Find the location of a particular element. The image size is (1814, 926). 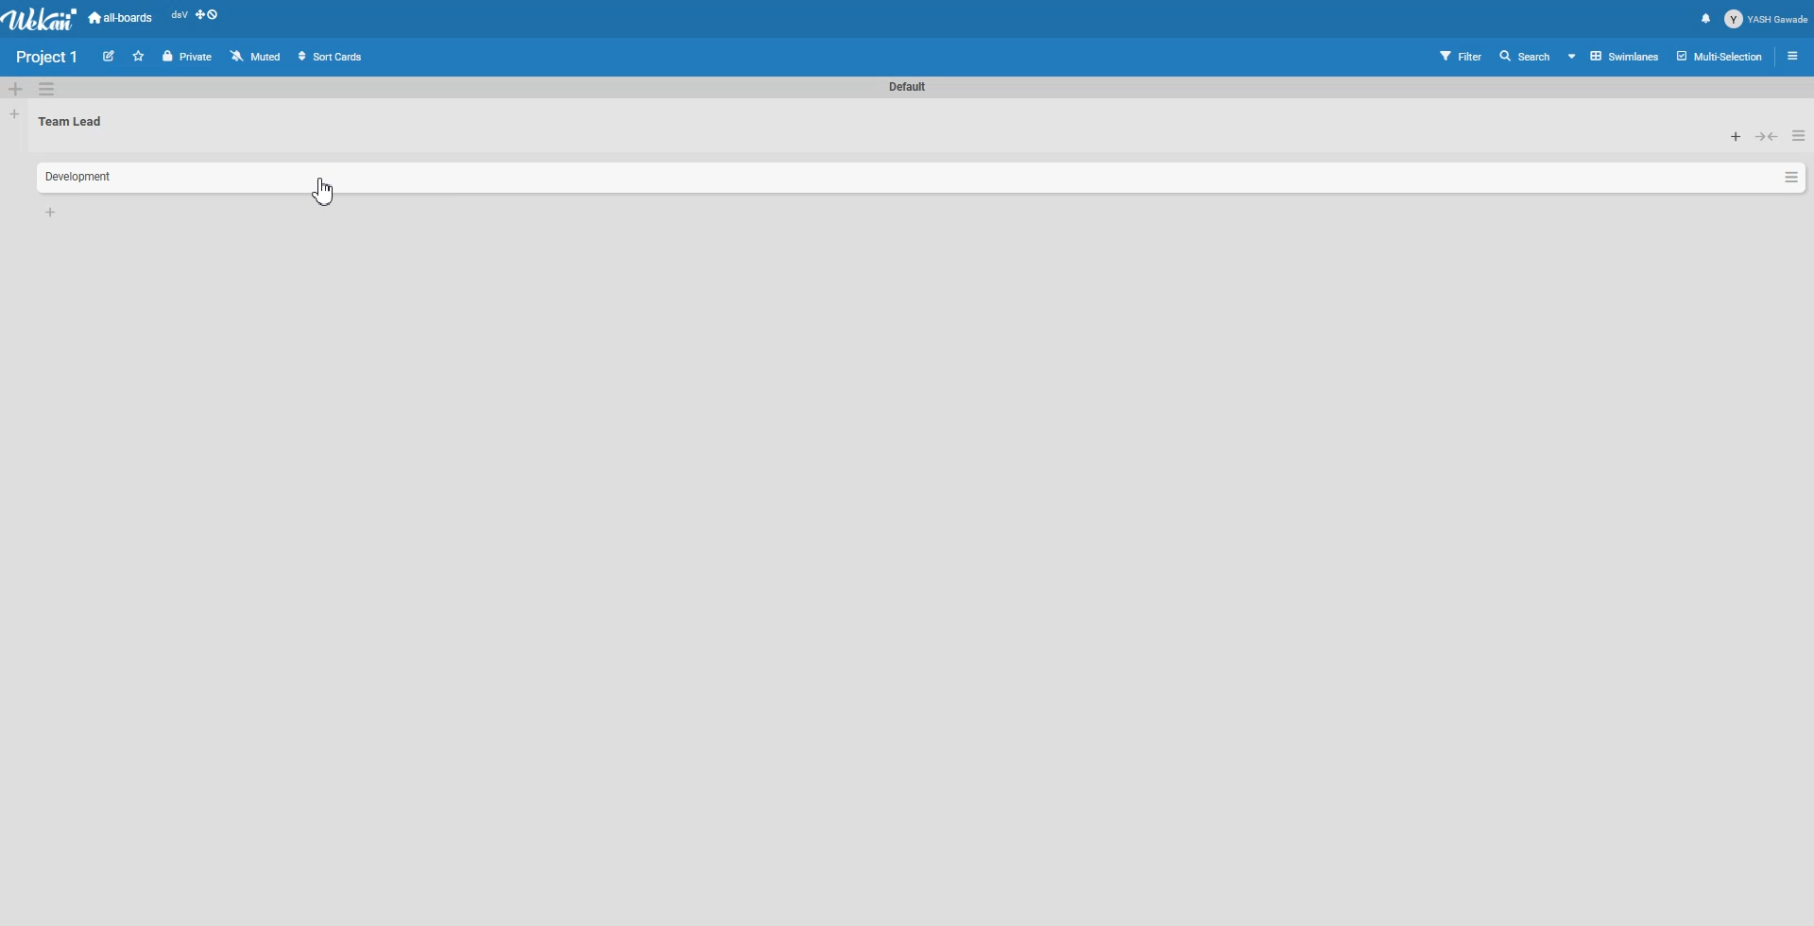

Cursor is located at coordinates (321, 192).